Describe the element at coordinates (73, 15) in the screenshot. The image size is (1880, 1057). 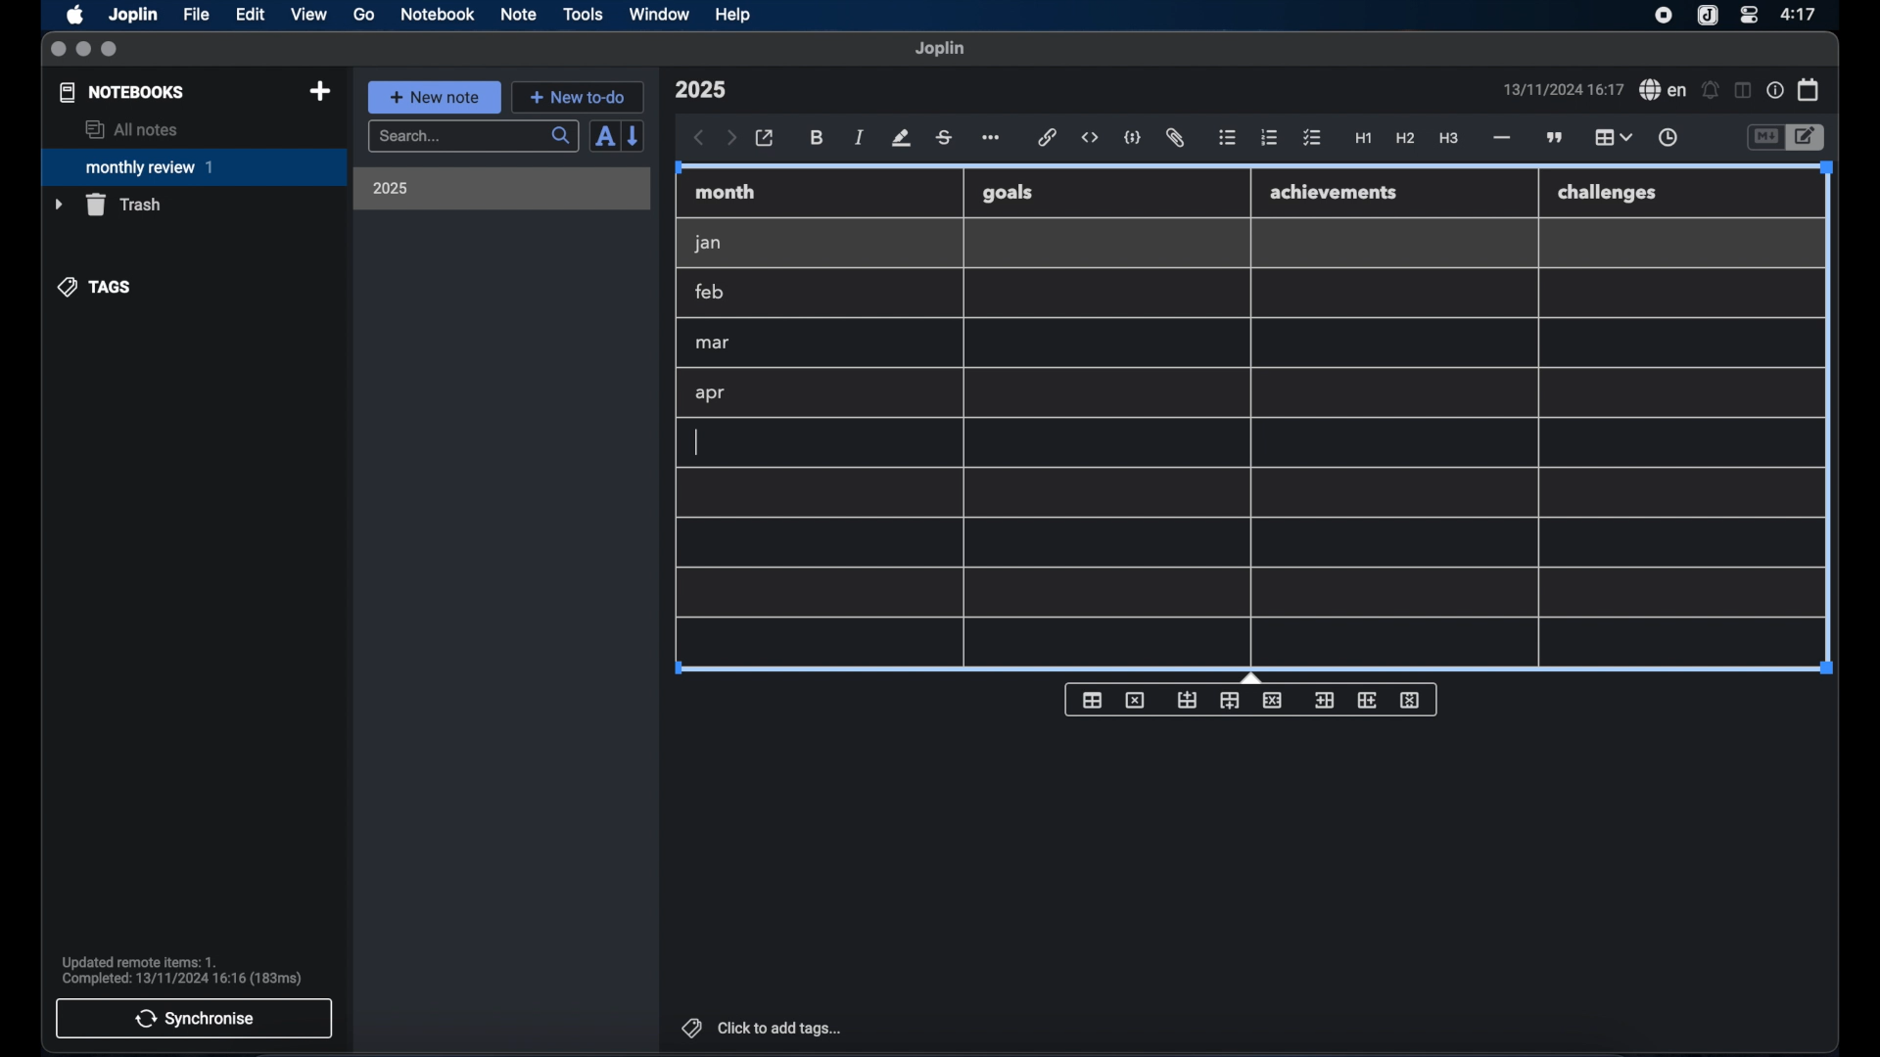
I see `apple icon` at that location.